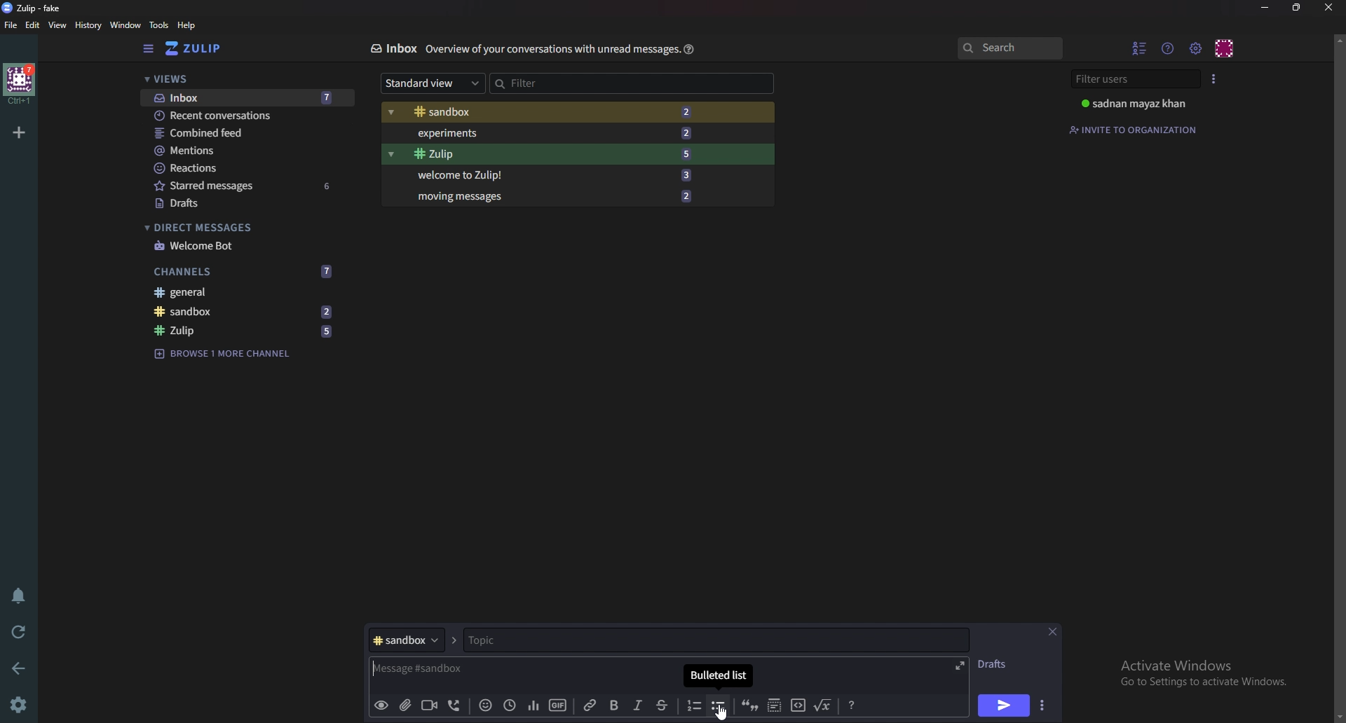  What do you see at coordinates (693, 705) in the screenshot?
I see `Numbered list` at bounding box center [693, 705].